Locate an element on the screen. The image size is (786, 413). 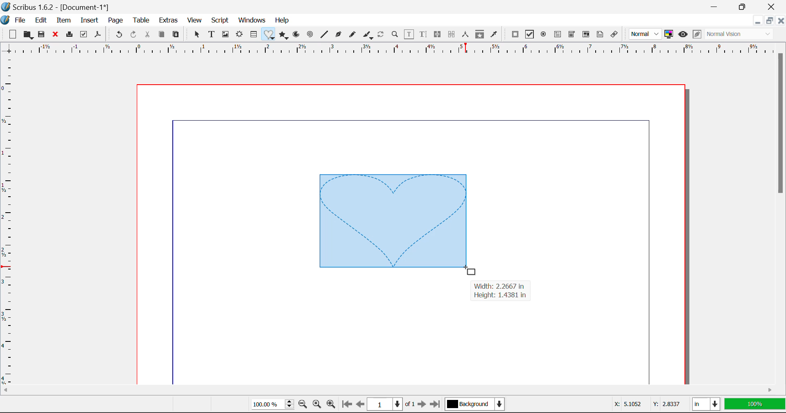
1 of 1 is located at coordinates (391, 404).